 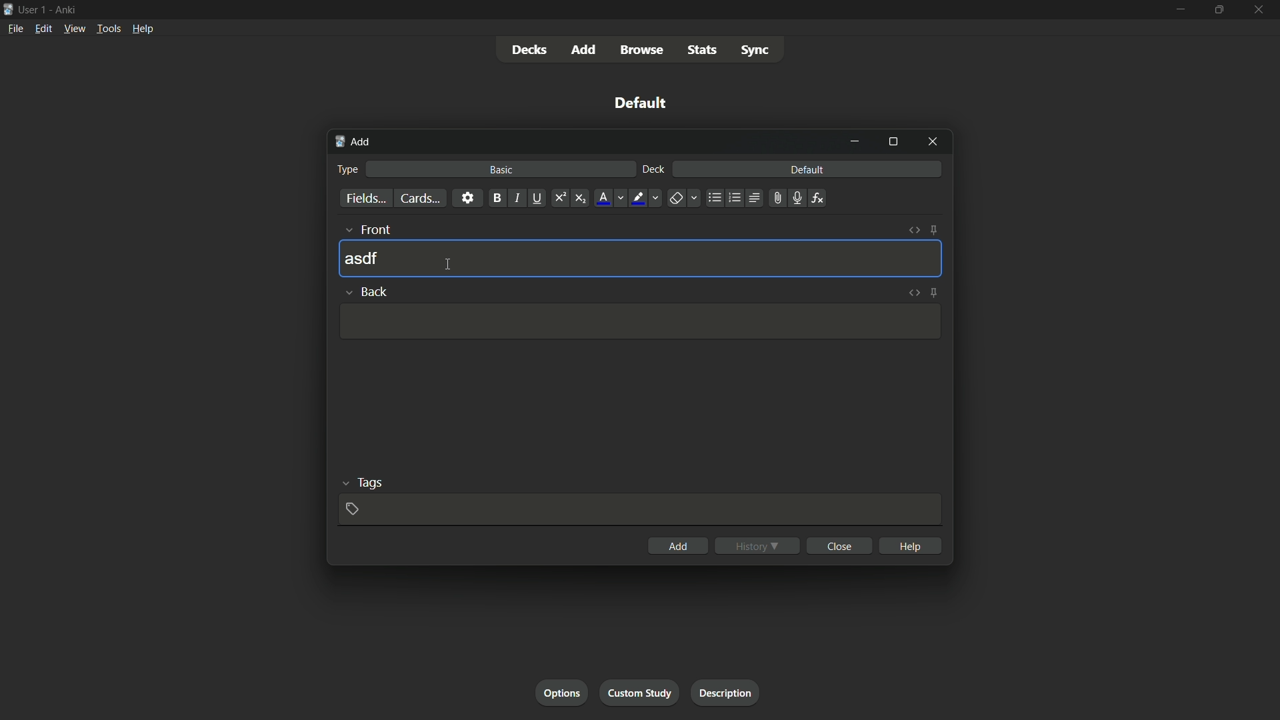 What do you see at coordinates (840, 545) in the screenshot?
I see `close` at bounding box center [840, 545].